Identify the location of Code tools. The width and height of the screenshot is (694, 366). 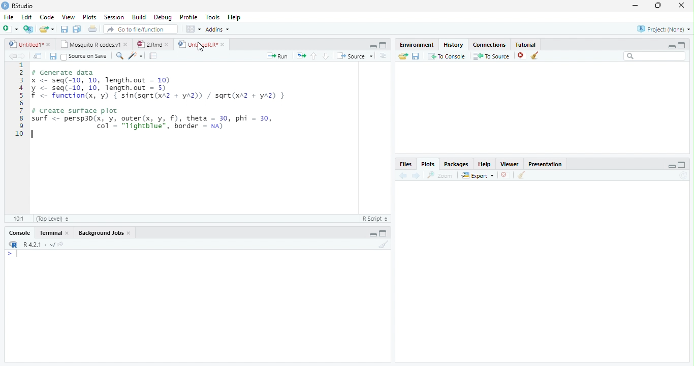
(136, 55).